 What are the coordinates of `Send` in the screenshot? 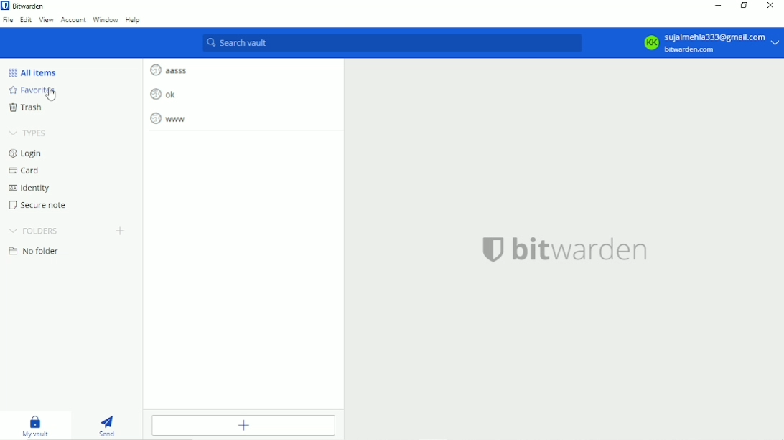 It's located at (108, 422).